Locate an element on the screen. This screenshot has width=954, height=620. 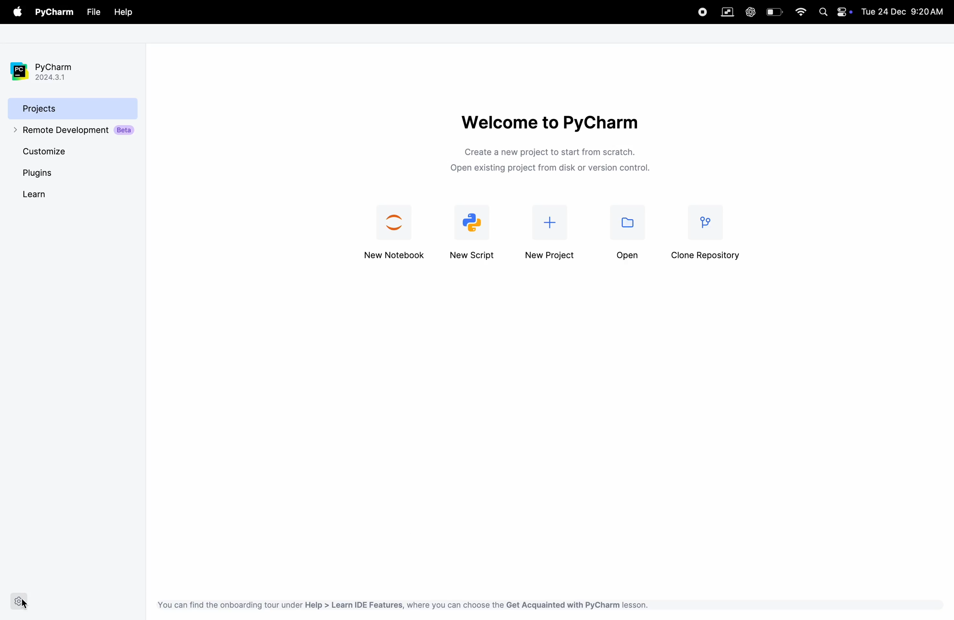
ide features is located at coordinates (401, 605).